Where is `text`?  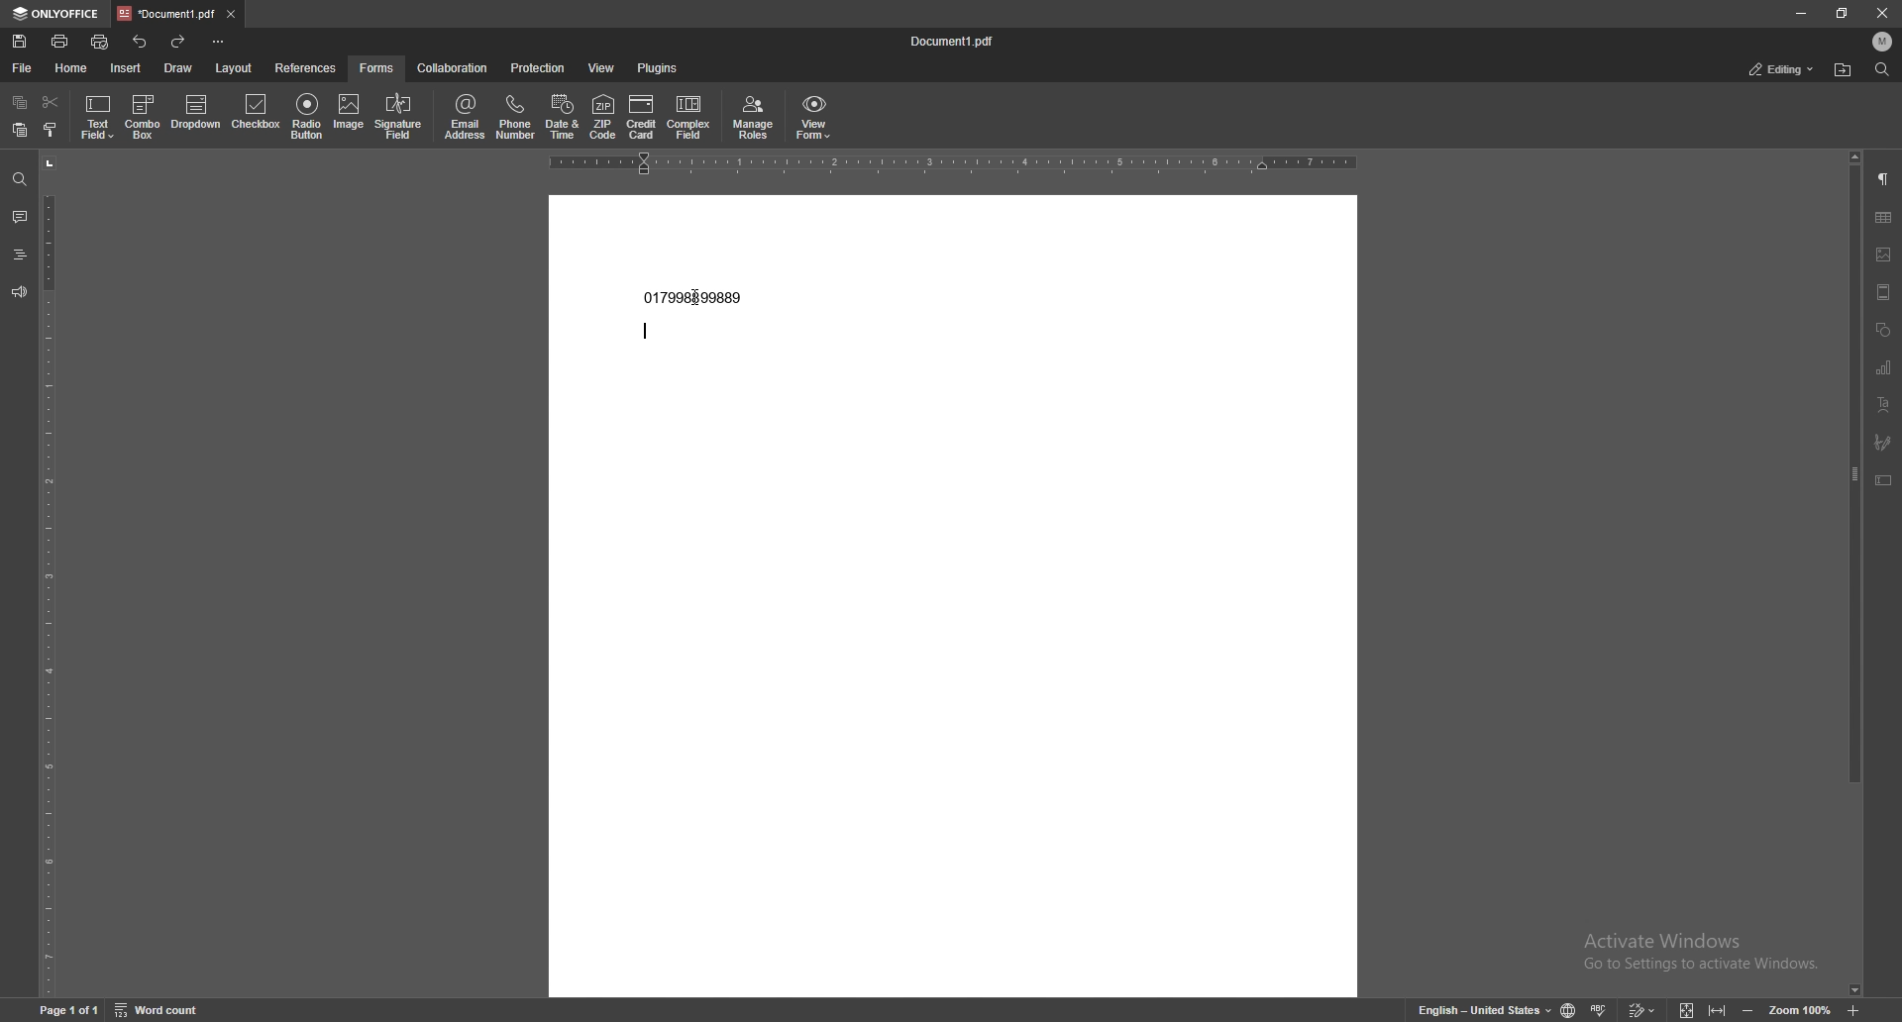 text is located at coordinates (695, 297).